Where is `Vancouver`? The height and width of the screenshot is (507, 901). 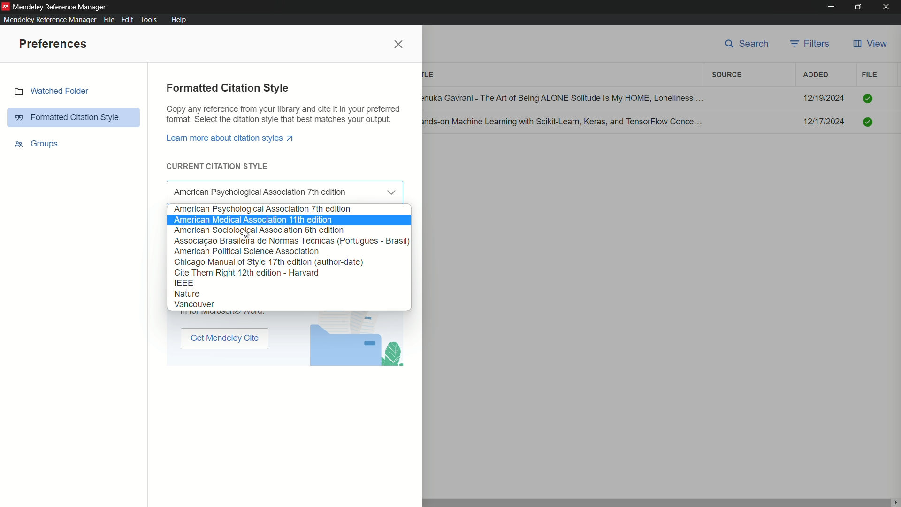 Vancouver is located at coordinates (289, 305).